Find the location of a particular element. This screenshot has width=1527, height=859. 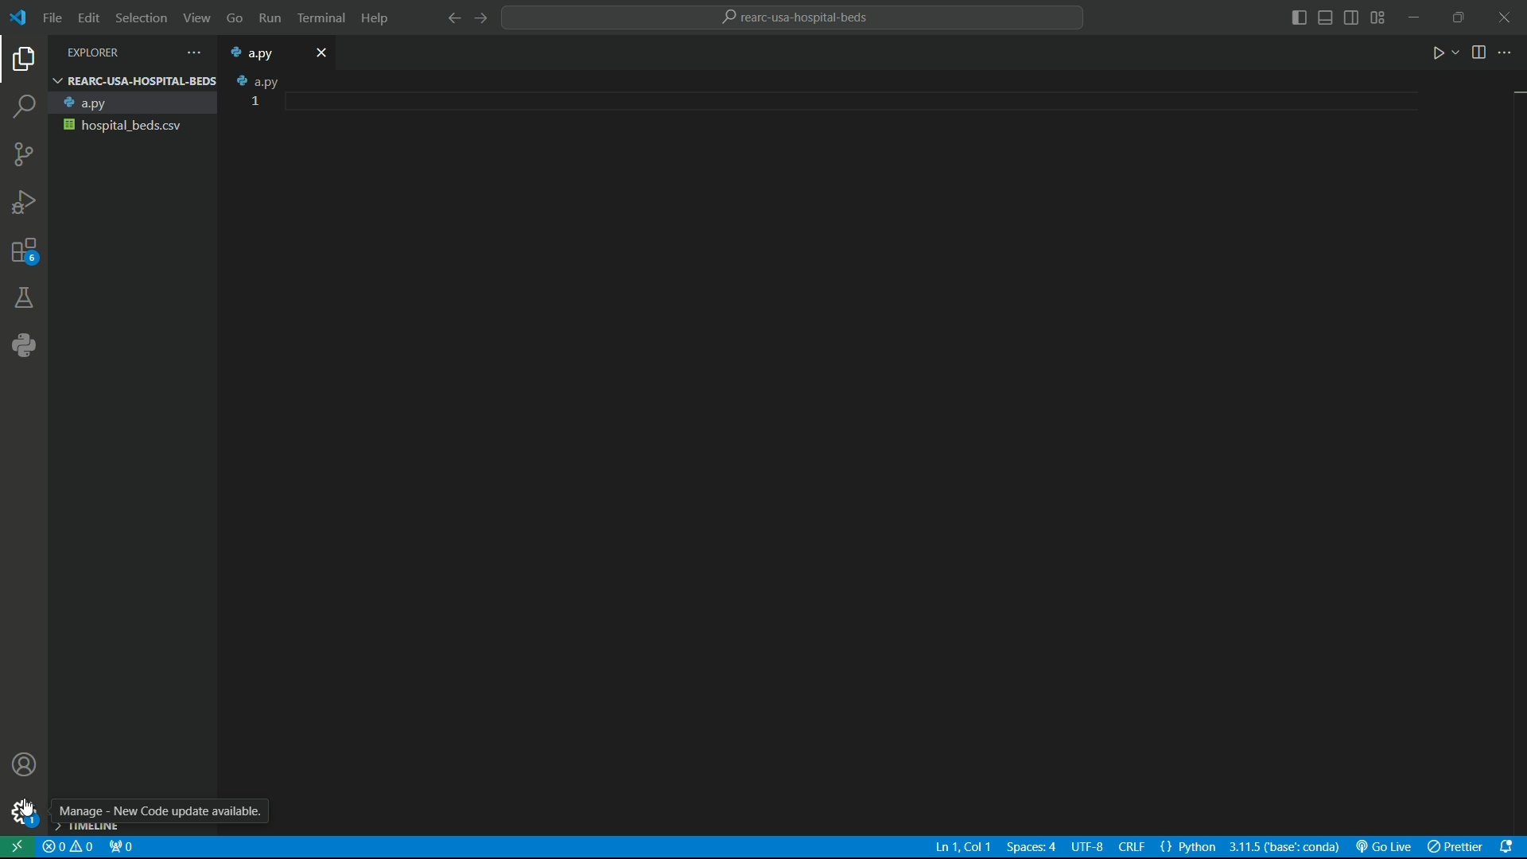

run code is located at coordinates (1440, 52).